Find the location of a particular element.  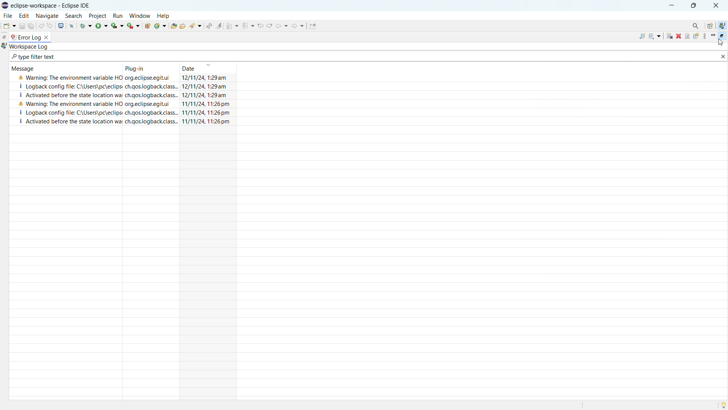

toggle ant mark occurances is located at coordinates (219, 25).